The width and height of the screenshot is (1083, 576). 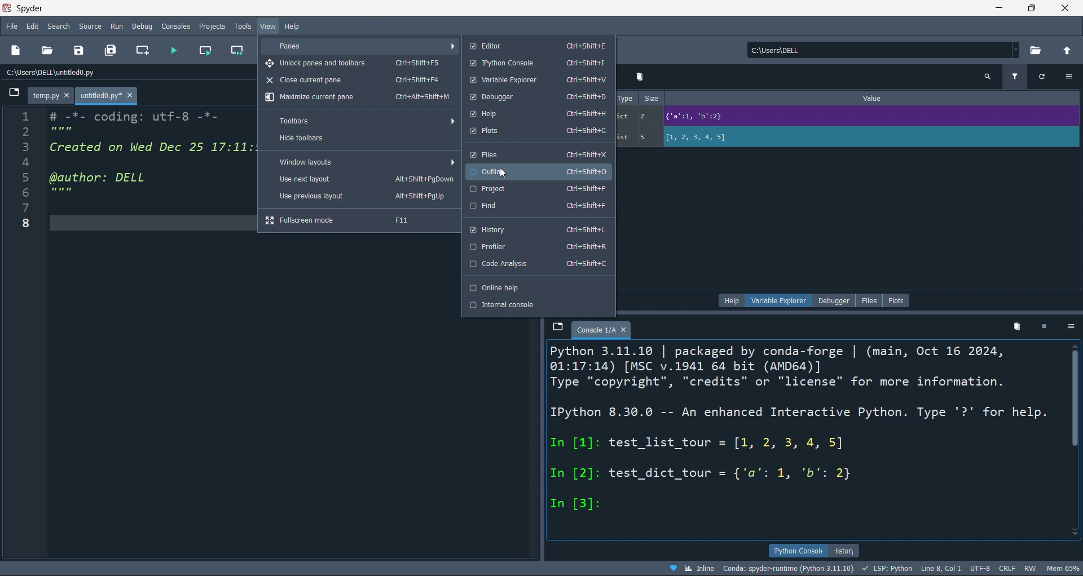 I want to click on file path, so click(x=128, y=74).